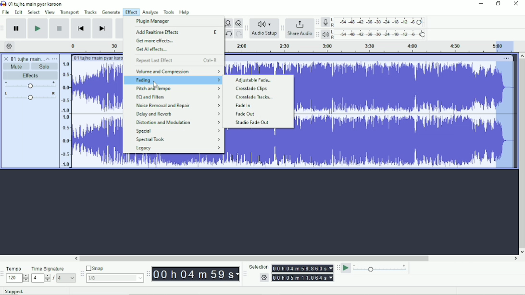 The height and width of the screenshot is (295, 525). What do you see at coordinates (178, 140) in the screenshot?
I see `Spectral Tools` at bounding box center [178, 140].